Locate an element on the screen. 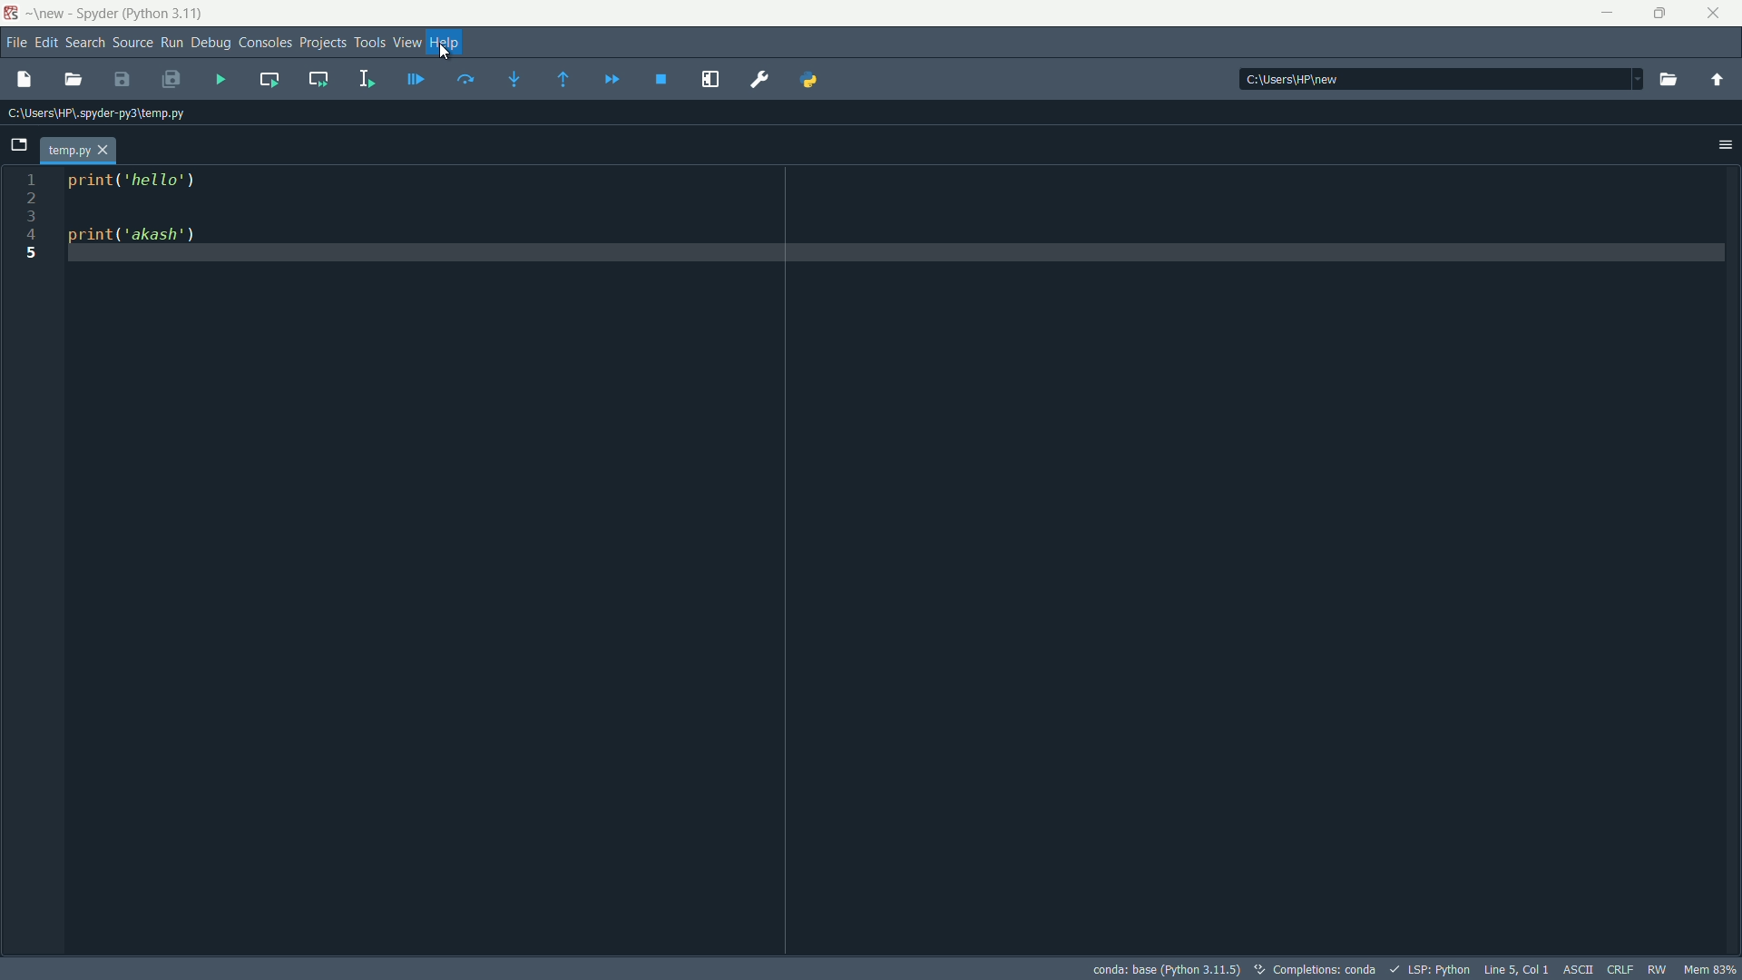  C:\Users\HP\new is located at coordinates (1289, 78).